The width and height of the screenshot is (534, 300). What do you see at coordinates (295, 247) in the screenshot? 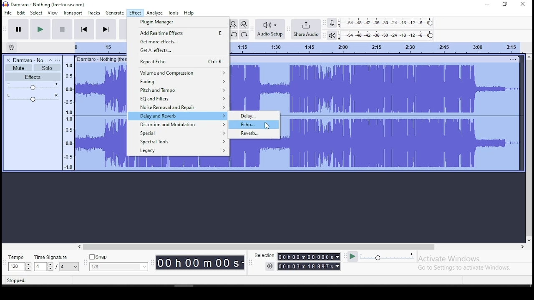
I see `Horizontal scrollbar` at bounding box center [295, 247].